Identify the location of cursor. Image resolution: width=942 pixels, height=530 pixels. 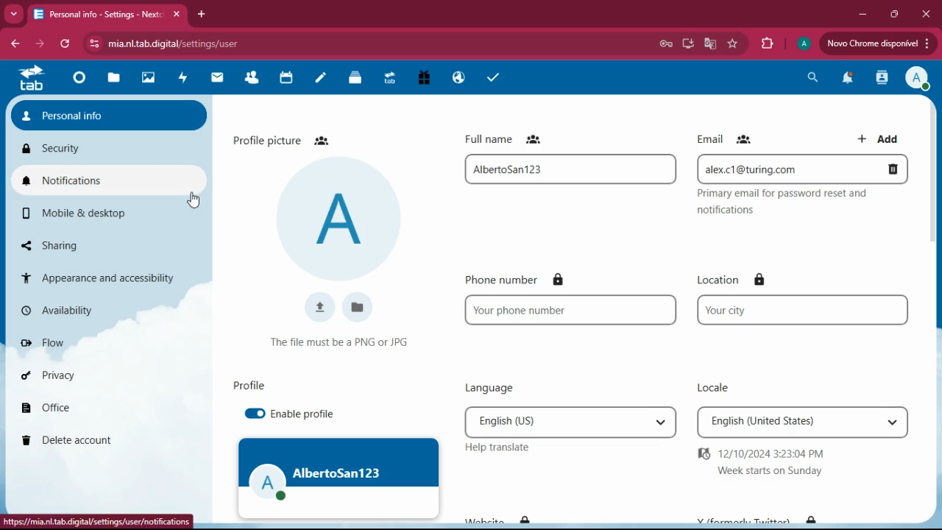
(193, 199).